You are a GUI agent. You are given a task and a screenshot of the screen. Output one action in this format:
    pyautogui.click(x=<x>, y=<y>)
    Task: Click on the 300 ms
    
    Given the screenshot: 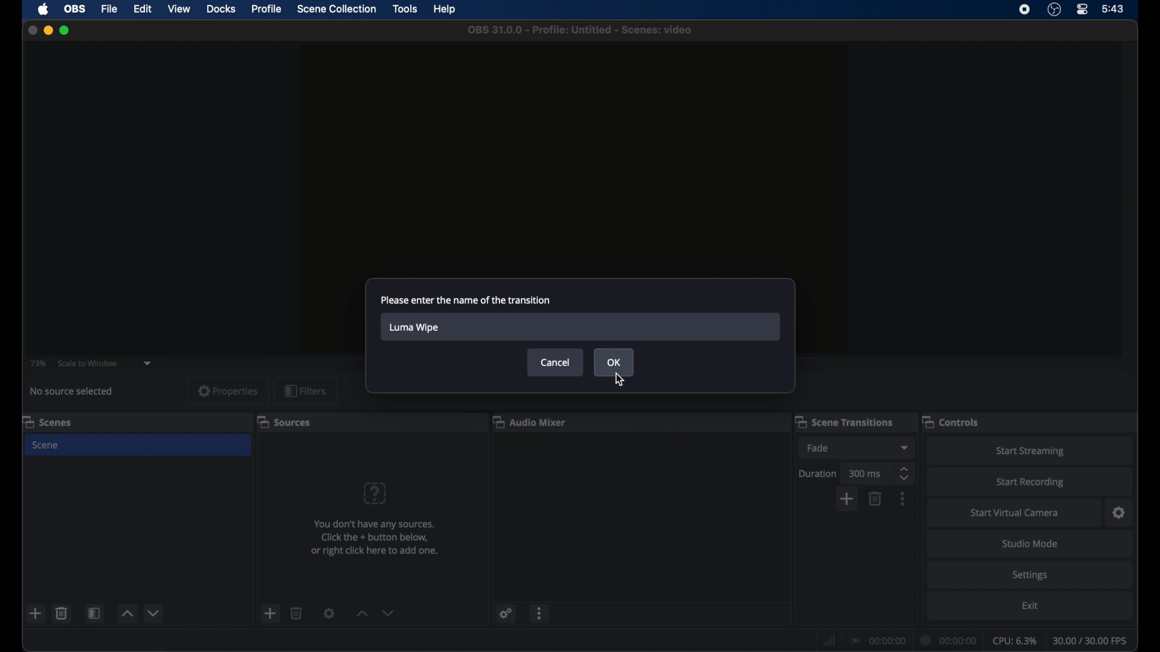 What is the action you would take?
    pyautogui.click(x=866, y=473)
    